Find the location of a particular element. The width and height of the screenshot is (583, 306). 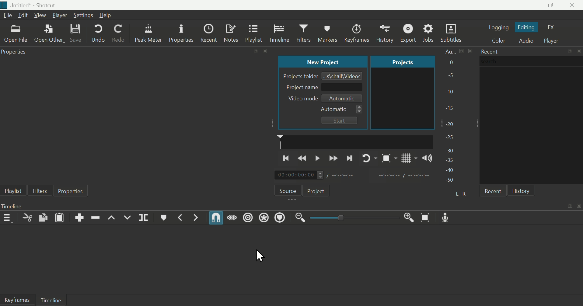

Source is located at coordinates (286, 190).